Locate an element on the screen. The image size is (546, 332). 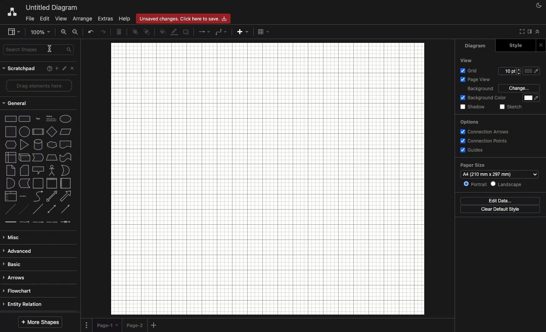
Help is located at coordinates (48, 69).